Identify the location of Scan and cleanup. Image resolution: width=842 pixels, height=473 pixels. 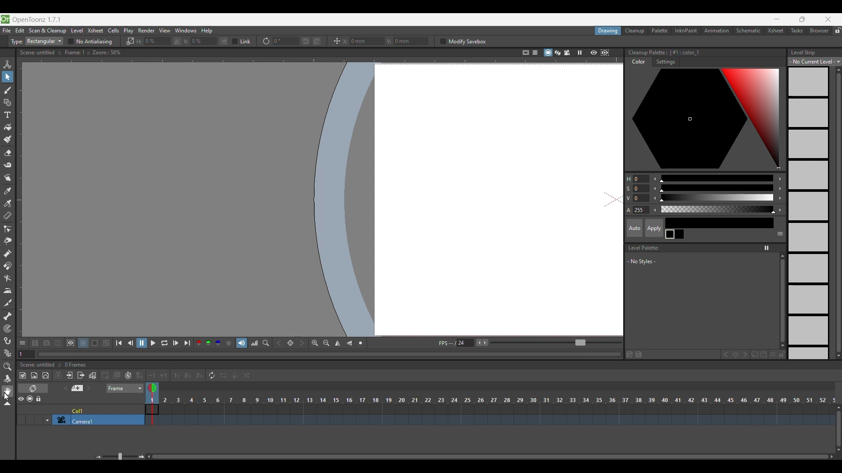
(48, 31).